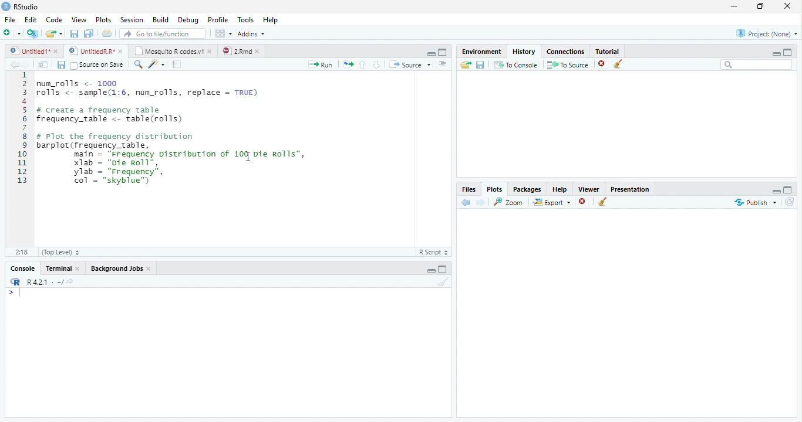 The height and width of the screenshot is (422, 802). I want to click on Full Height, so click(789, 52).